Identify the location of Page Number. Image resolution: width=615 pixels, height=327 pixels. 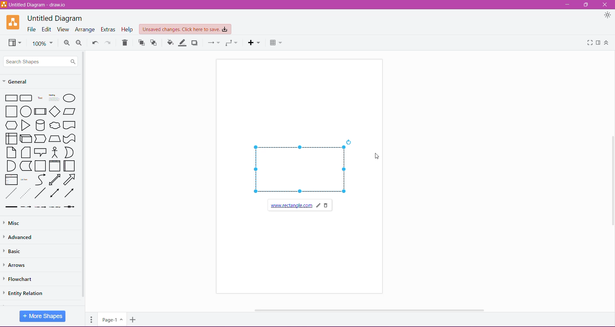
(112, 320).